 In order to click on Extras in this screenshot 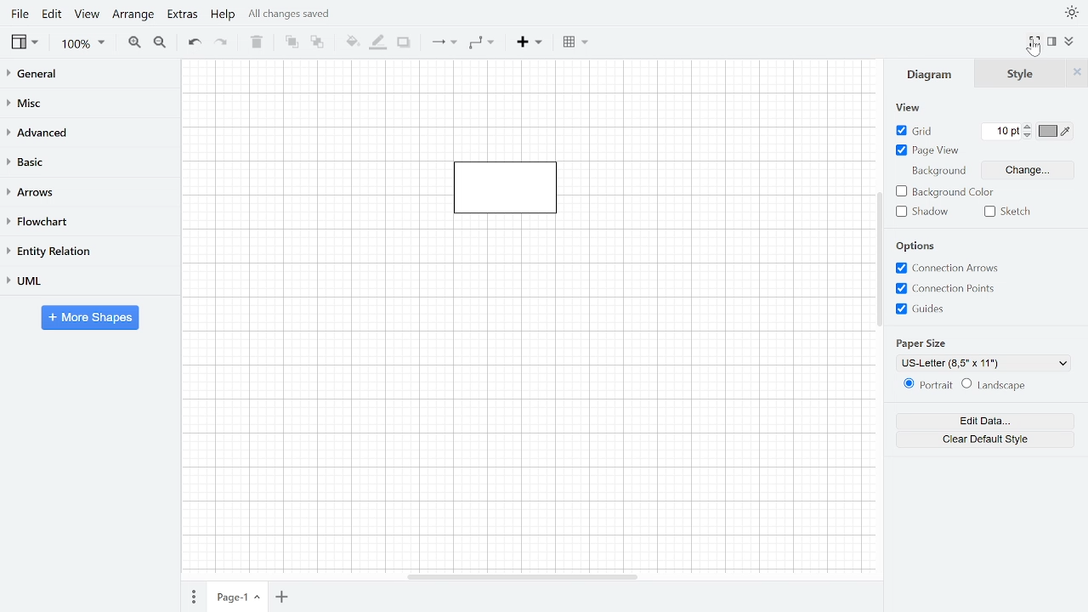, I will do `click(184, 16)`.